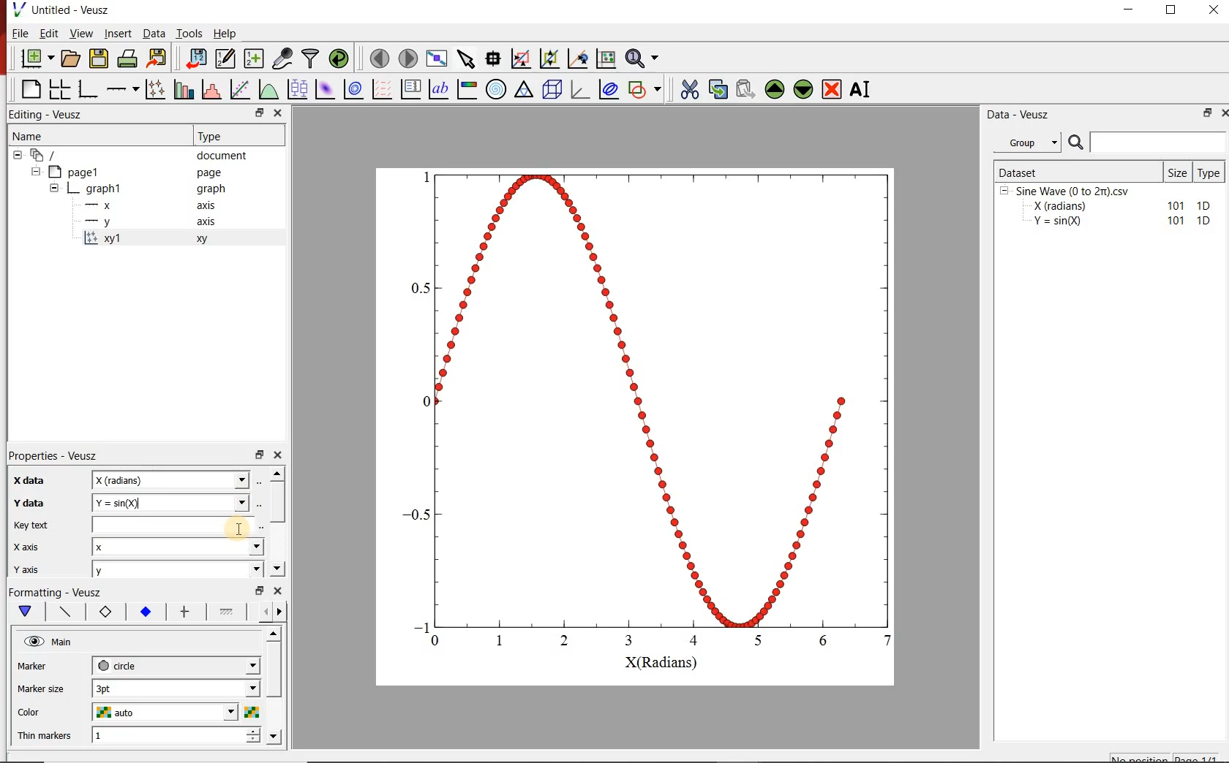 Image resolution: width=1229 pixels, height=763 pixels. What do you see at coordinates (467, 88) in the screenshot?
I see `image color bar` at bounding box center [467, 88].